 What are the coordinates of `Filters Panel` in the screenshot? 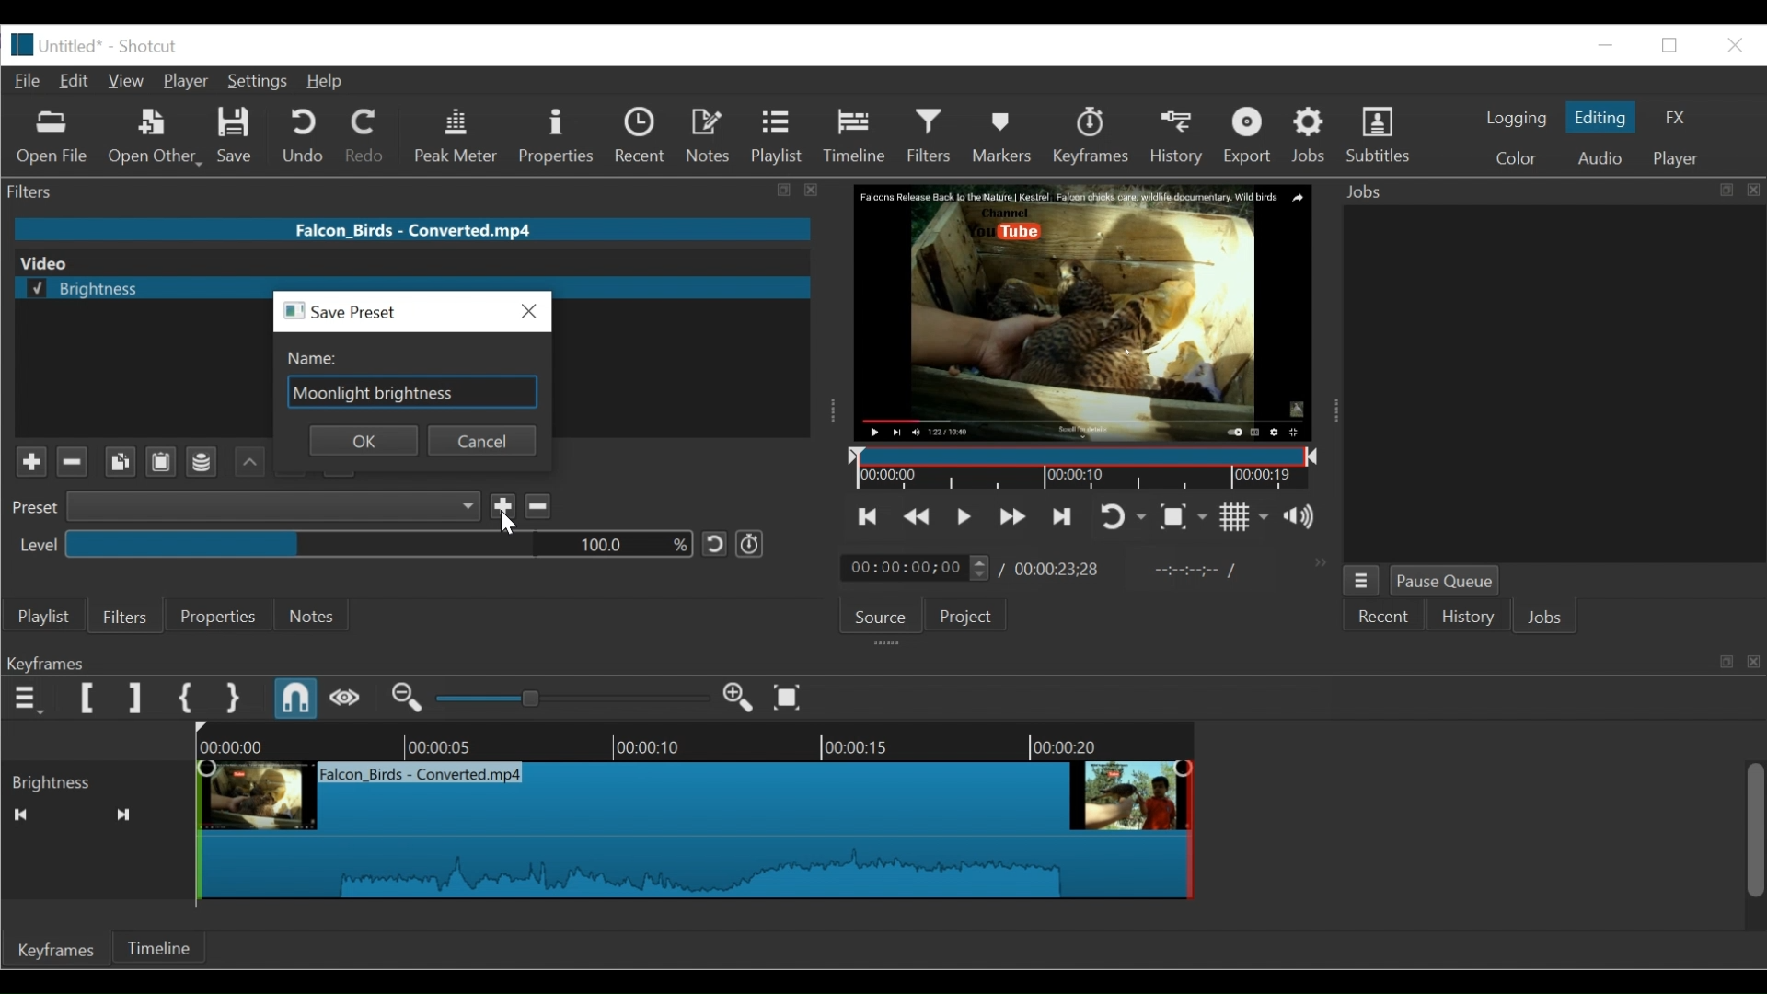 It's located at (418, 192).